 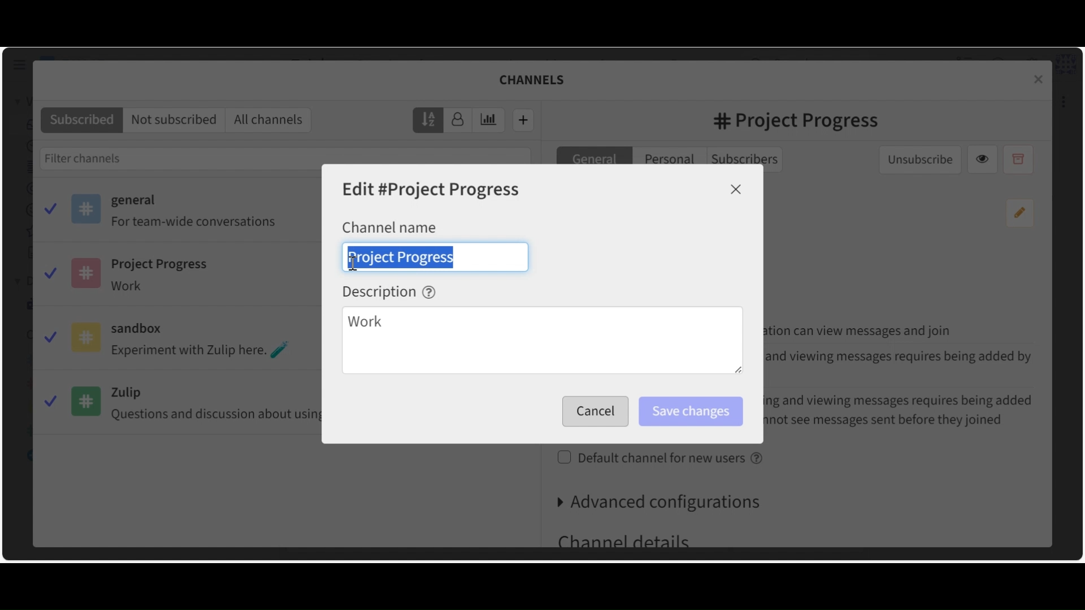 What do you see at coordinates (435, 256) in the screenshot?
I see `Channel name Field` at bounding box center [435, 256].